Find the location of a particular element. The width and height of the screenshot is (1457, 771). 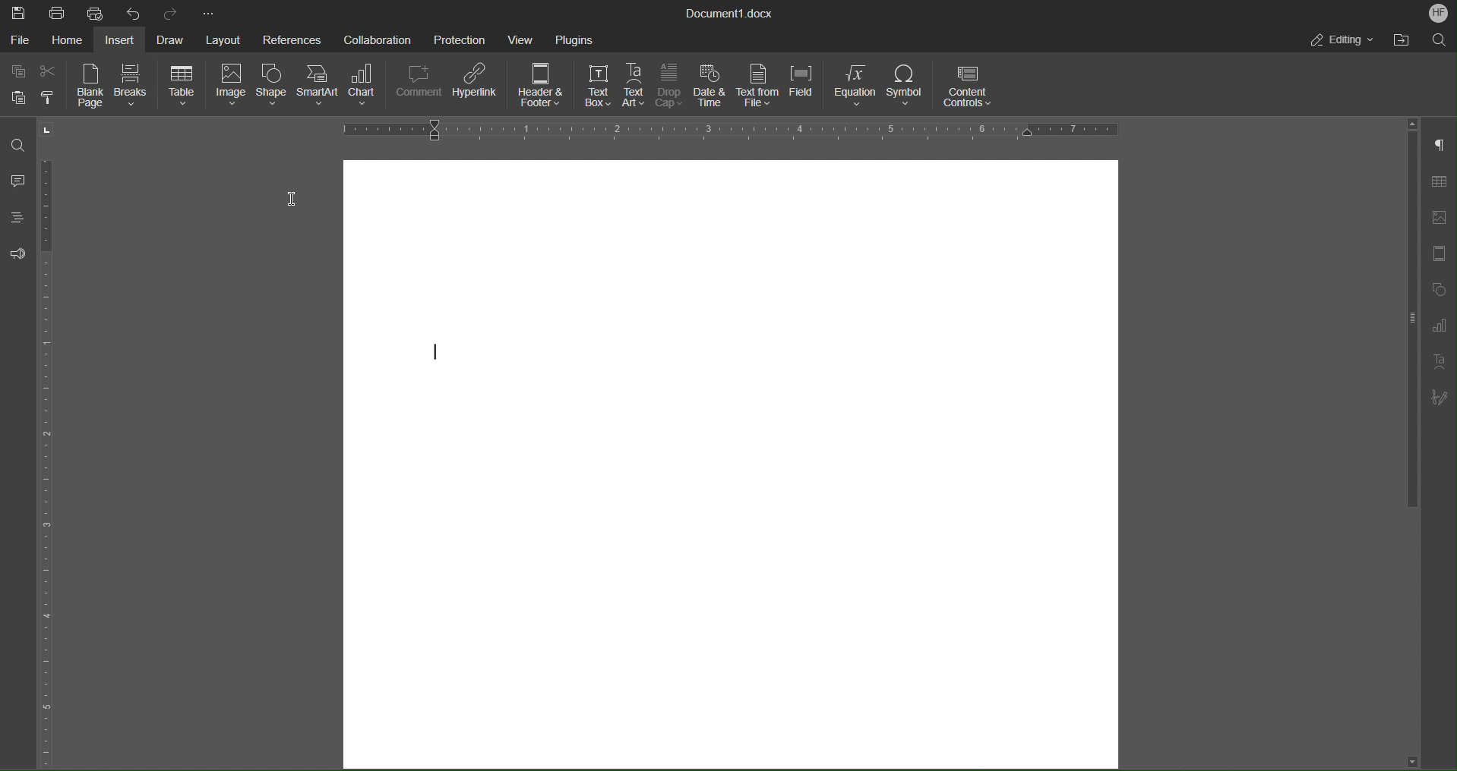

Text Art is located at coordinates (1439, 363).